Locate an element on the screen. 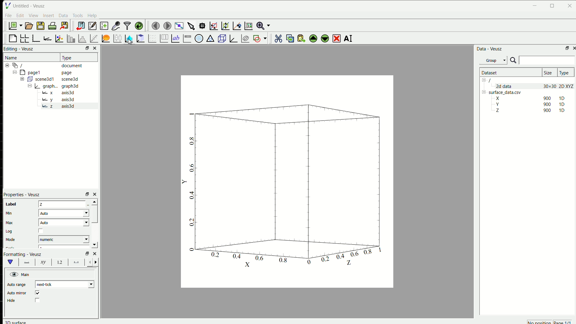  Untitled - Veusz is located at coordinates (29, 6).